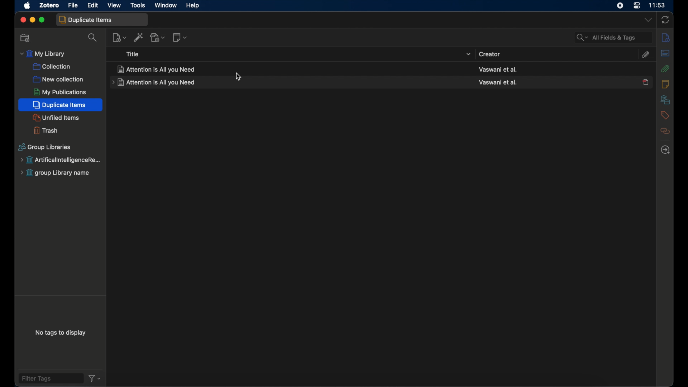  I want to click on search, so click(94, 38).